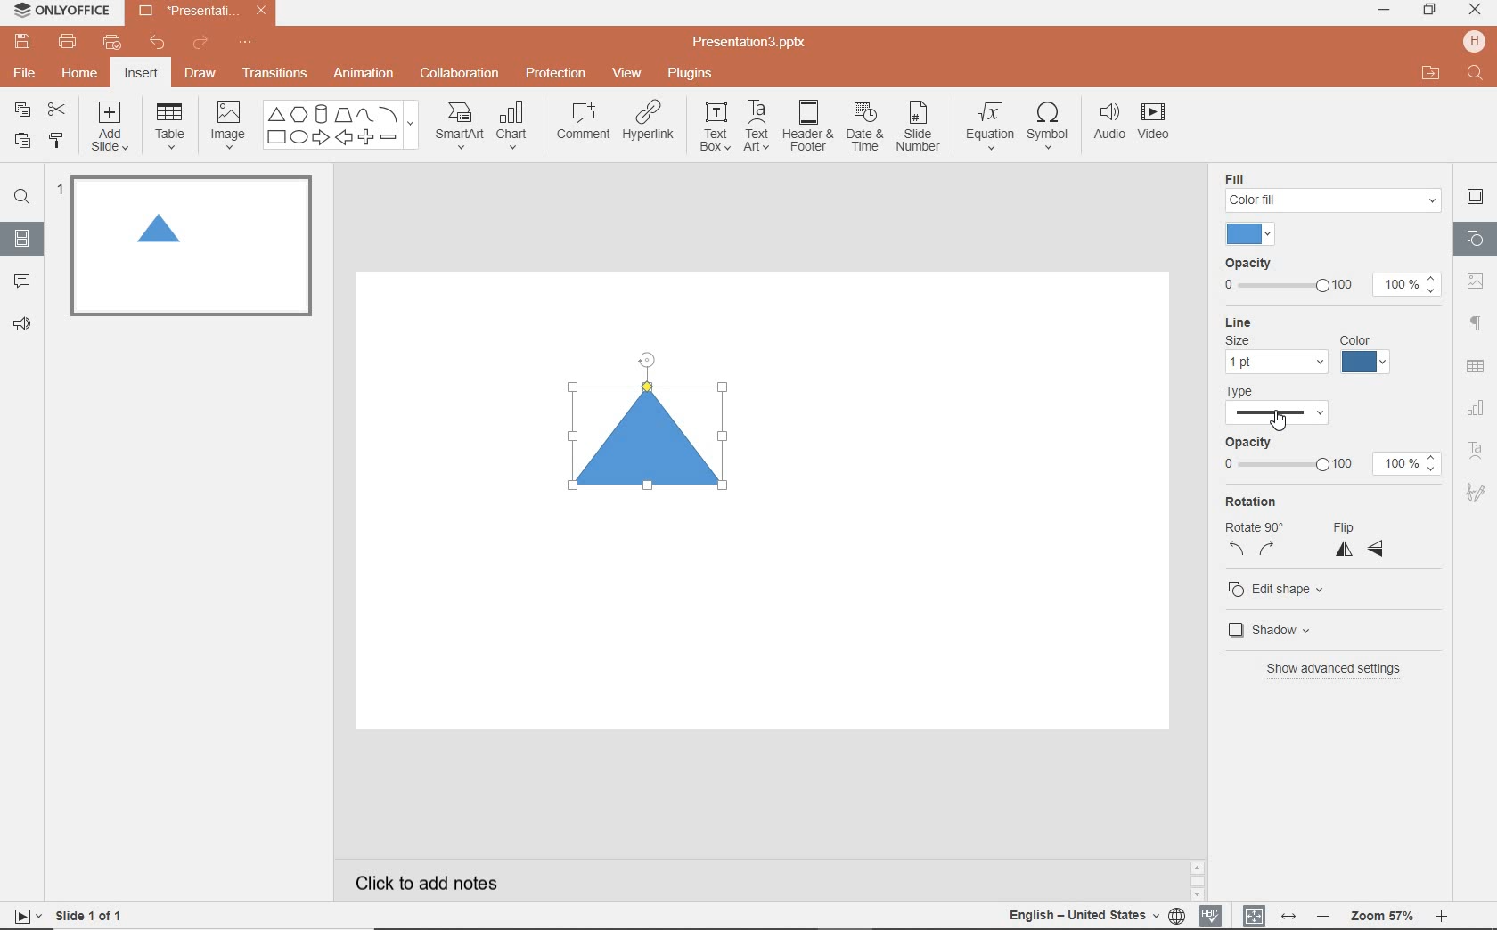 This screenshot has width=1497, height=930. What do you see at coordinates (227, 126) in the screenshot?
I see `IMAGE` at bounding box center [227, 126].